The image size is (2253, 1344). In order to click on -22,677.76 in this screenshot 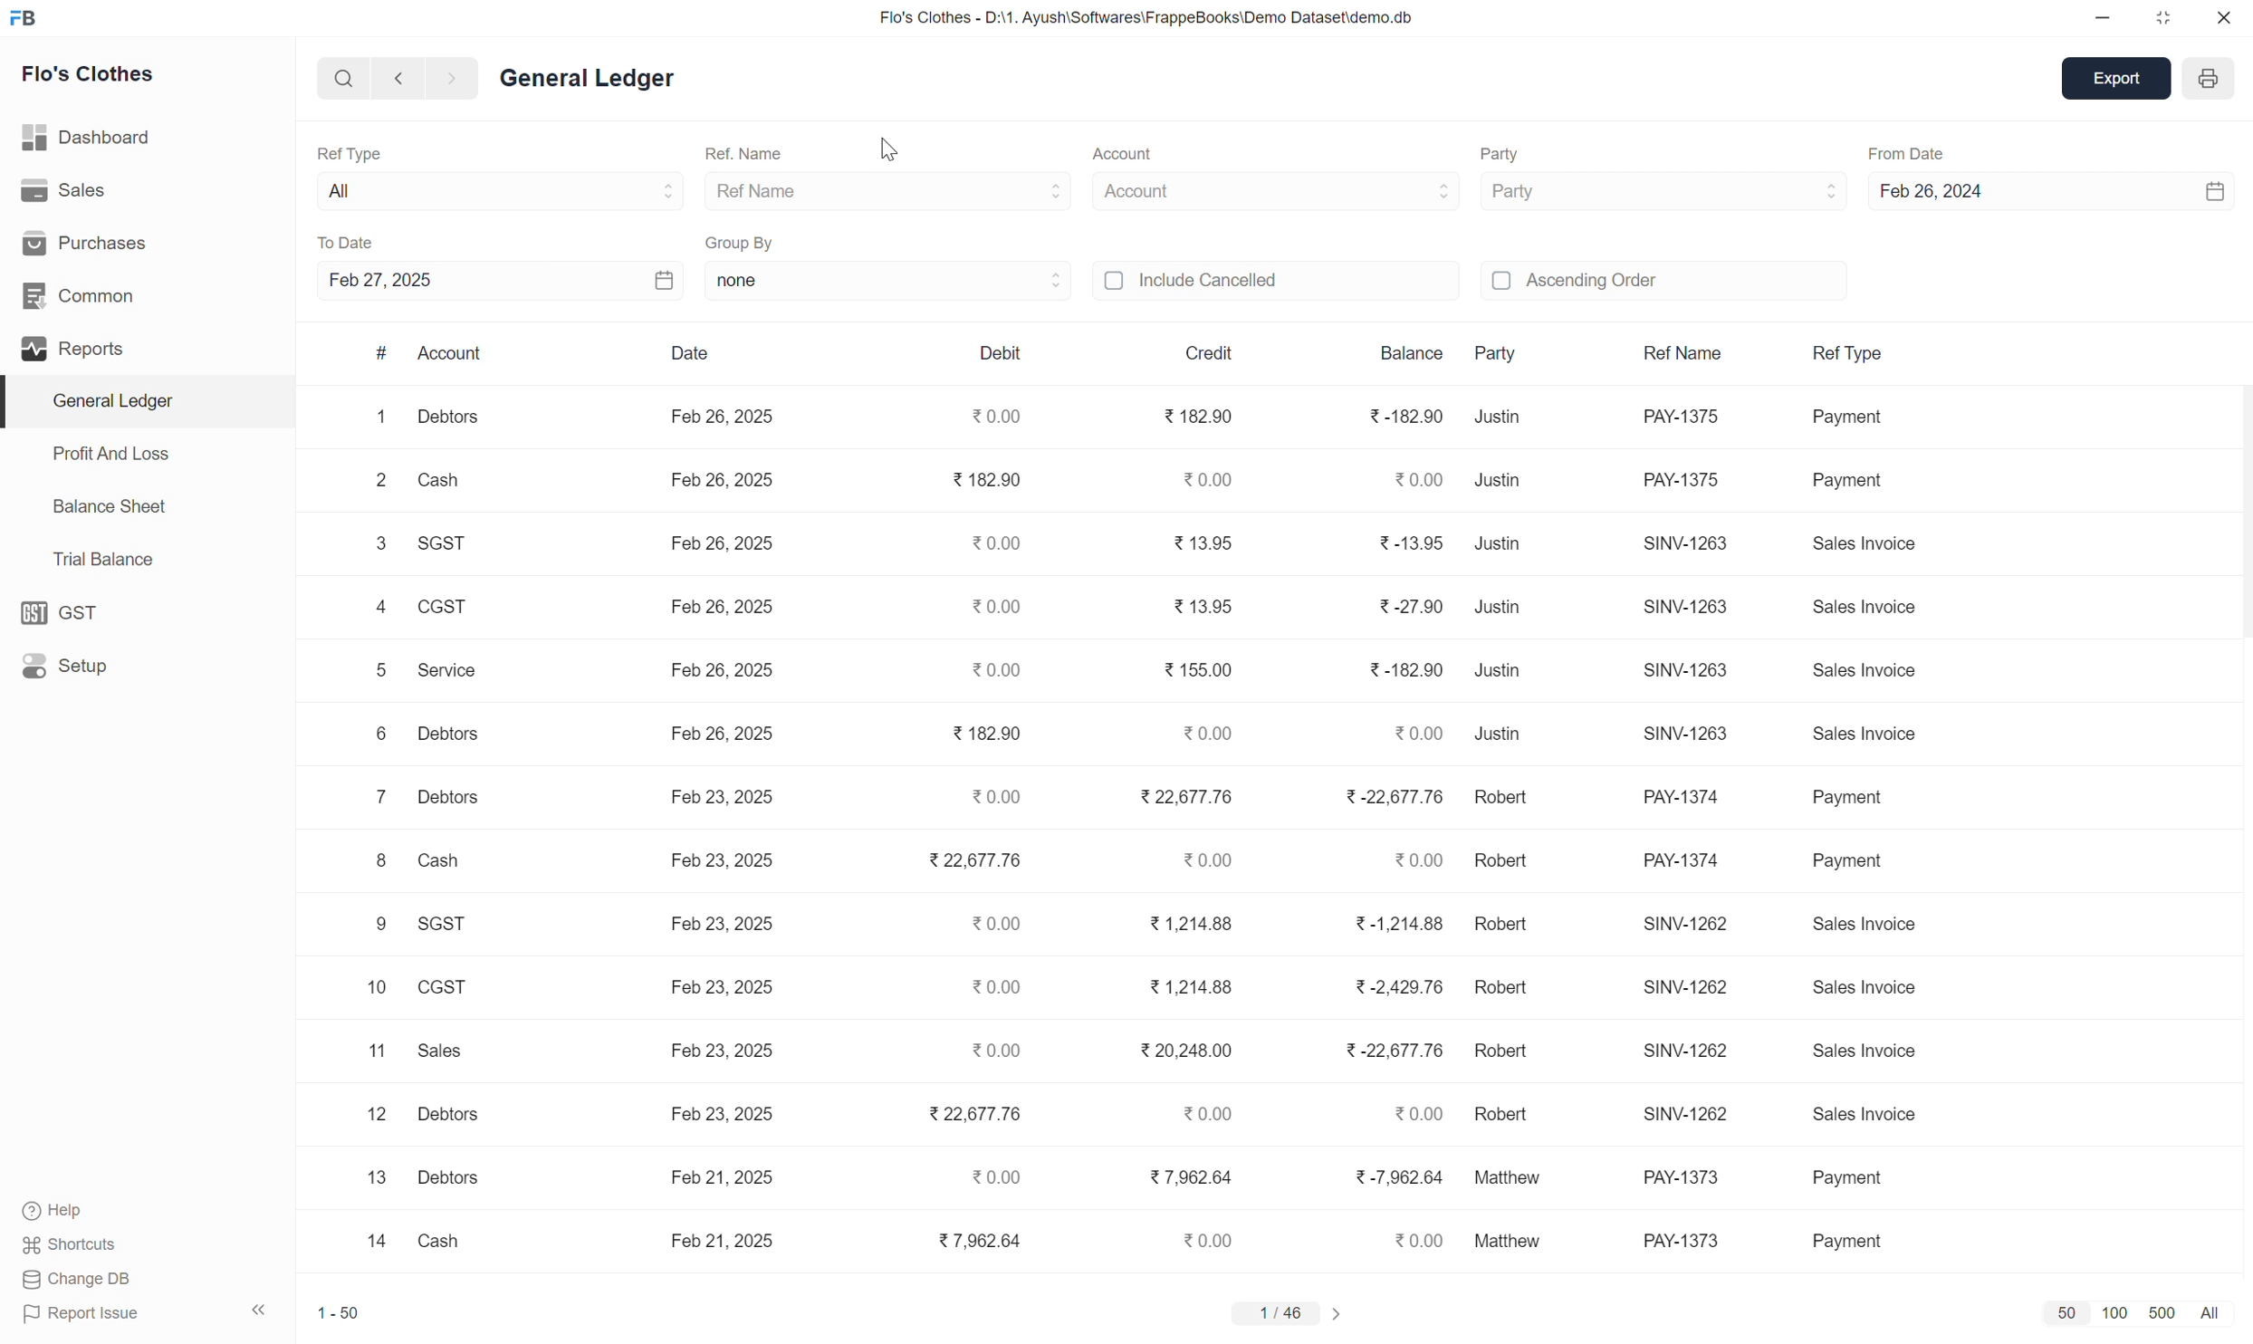, I will do `click(1399, 798)`.